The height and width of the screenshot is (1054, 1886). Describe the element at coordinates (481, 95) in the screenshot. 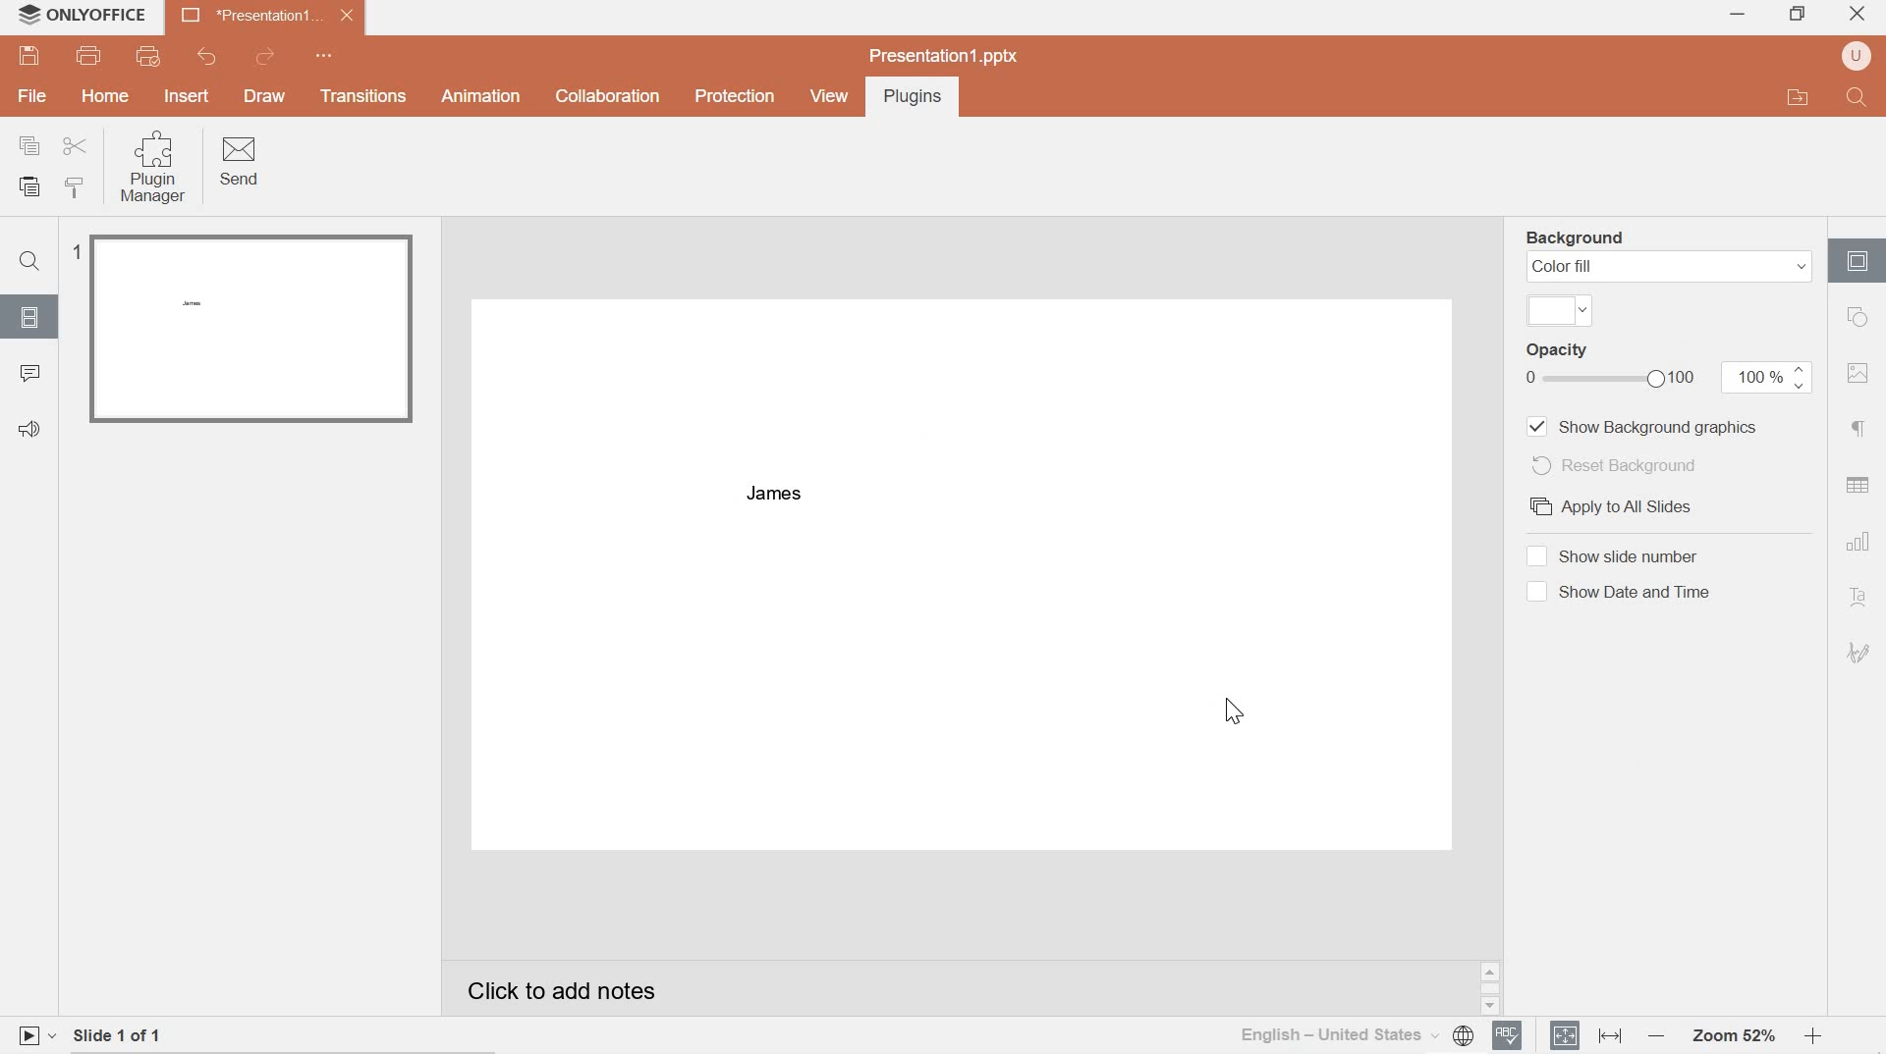

I see `Animation` at that location.